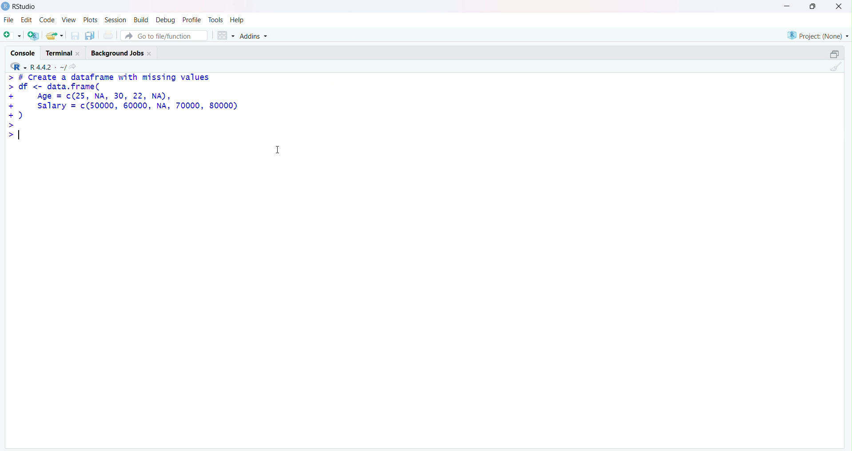 The image size is (852, 451). What do you see at coordinates (129, 116) in the screenshot?
I see `> # Create a dataframe with missing values

> df <- data.frame(

+ Age = c(25, NA, 30, 22, NA),

+ salary = c(50000, 60000, NA, 70000, 80000)
+)

>

>|` at bounding box center [129, 116].